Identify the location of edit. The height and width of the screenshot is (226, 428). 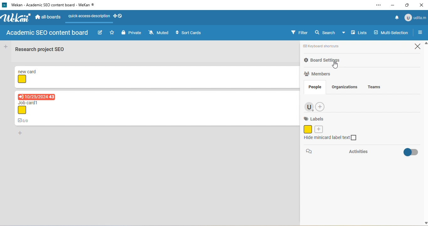
(100, 33).